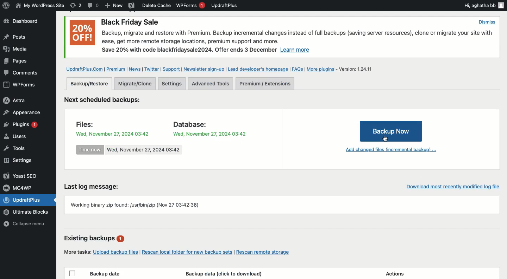 This screenshot has width=507, height=279. I want to click on Astra, so click(20, 100).